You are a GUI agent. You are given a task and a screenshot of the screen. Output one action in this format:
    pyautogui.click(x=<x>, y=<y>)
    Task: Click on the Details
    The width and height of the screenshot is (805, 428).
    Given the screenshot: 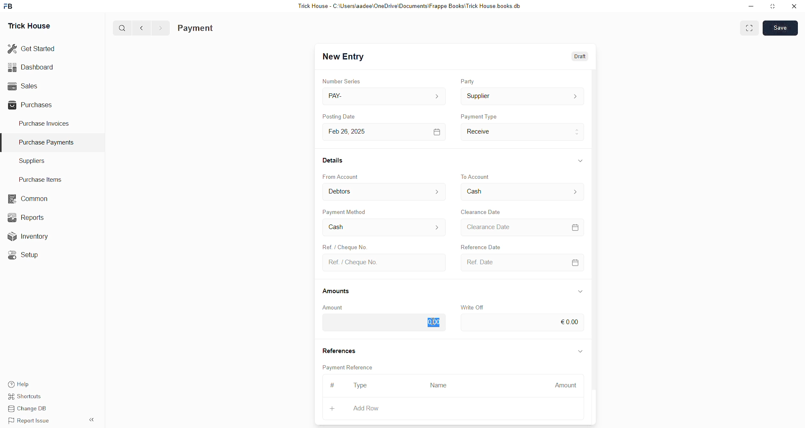 What is the action you would take?
    pyautogui.click(x=333, y=160)
    